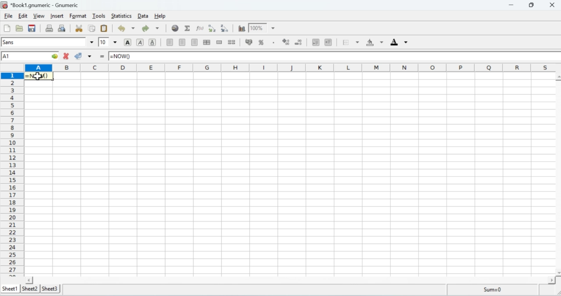 This screenshot has height=296, width=561. Describe the element at coordinates (188, 29) in the screenshot. I see `Sum into the current cell` at that location.